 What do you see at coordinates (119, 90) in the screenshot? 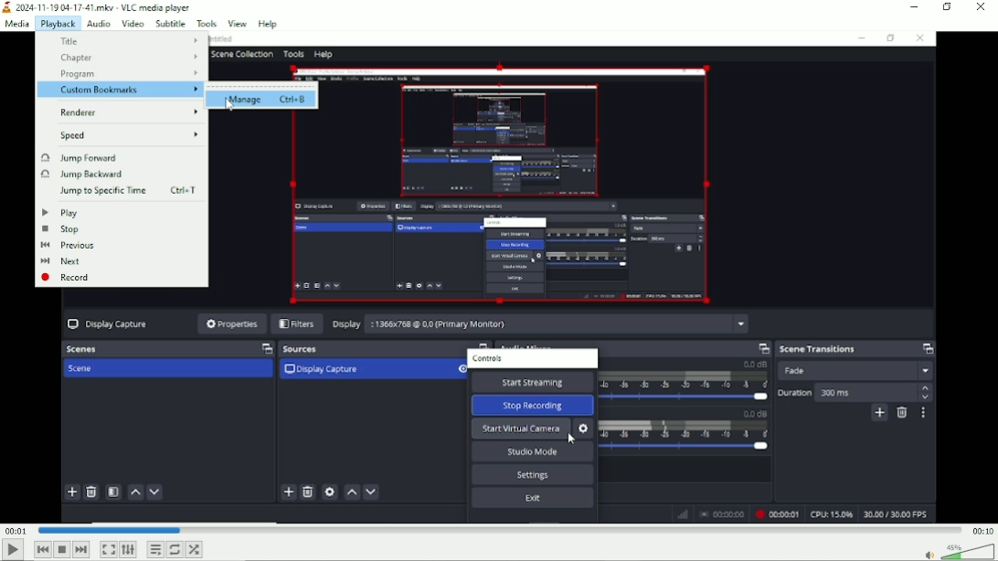
I see `Custom bookmarks` at bounding box center [119, 90].